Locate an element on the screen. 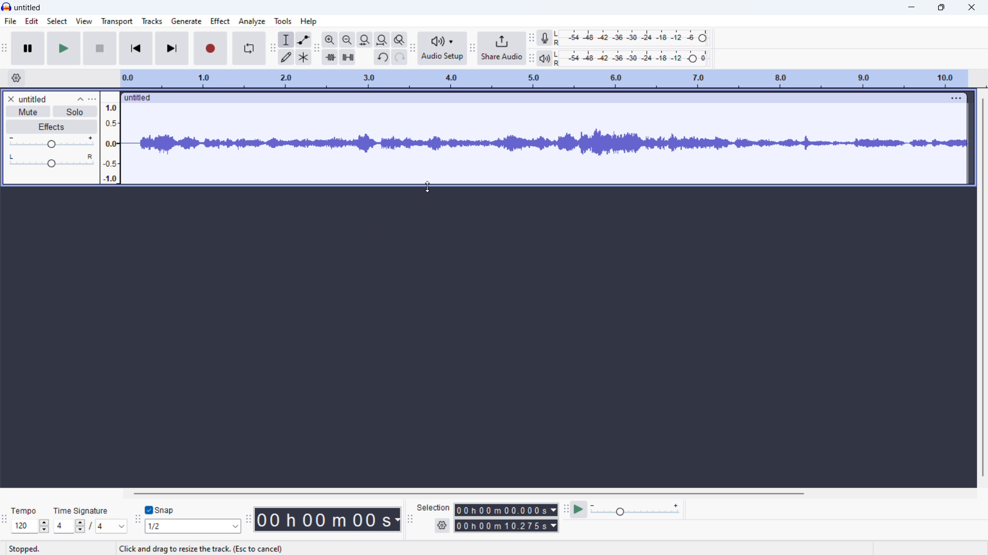  set time signature is located at coordinates (90, 527).